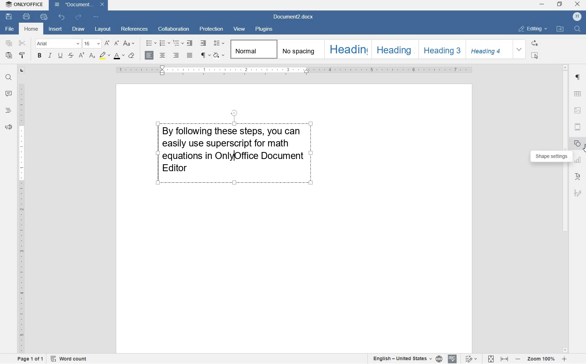 The width and height of the screenshot is (586, 364). Describe the element at coordinates (165, 43) in the screenshot. I see `numbering` at that location.